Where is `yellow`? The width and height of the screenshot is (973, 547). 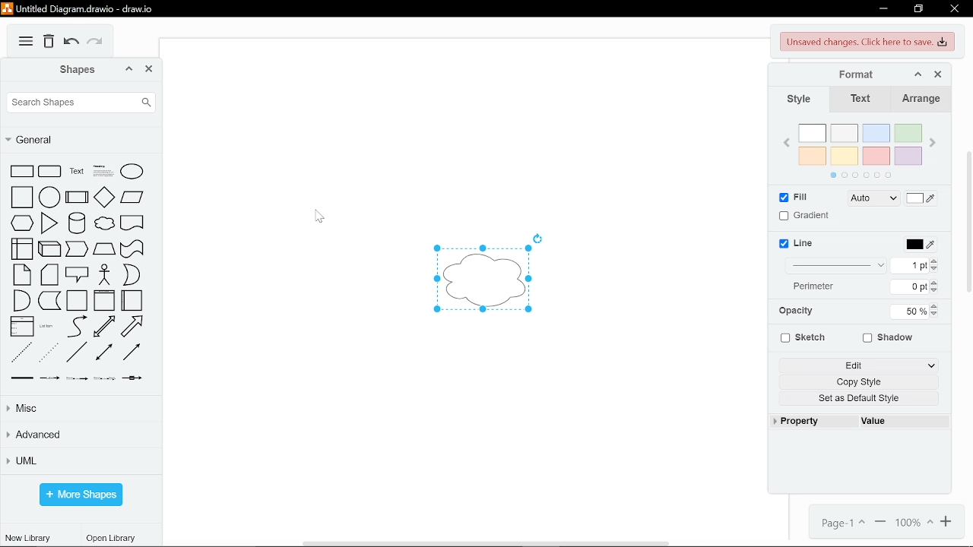 yellow is located at coordinates (844, 156).